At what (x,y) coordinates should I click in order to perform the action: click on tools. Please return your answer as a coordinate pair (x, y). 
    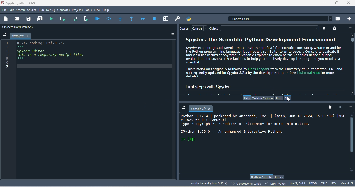
    Looking at the image, I should click on (88, 10).